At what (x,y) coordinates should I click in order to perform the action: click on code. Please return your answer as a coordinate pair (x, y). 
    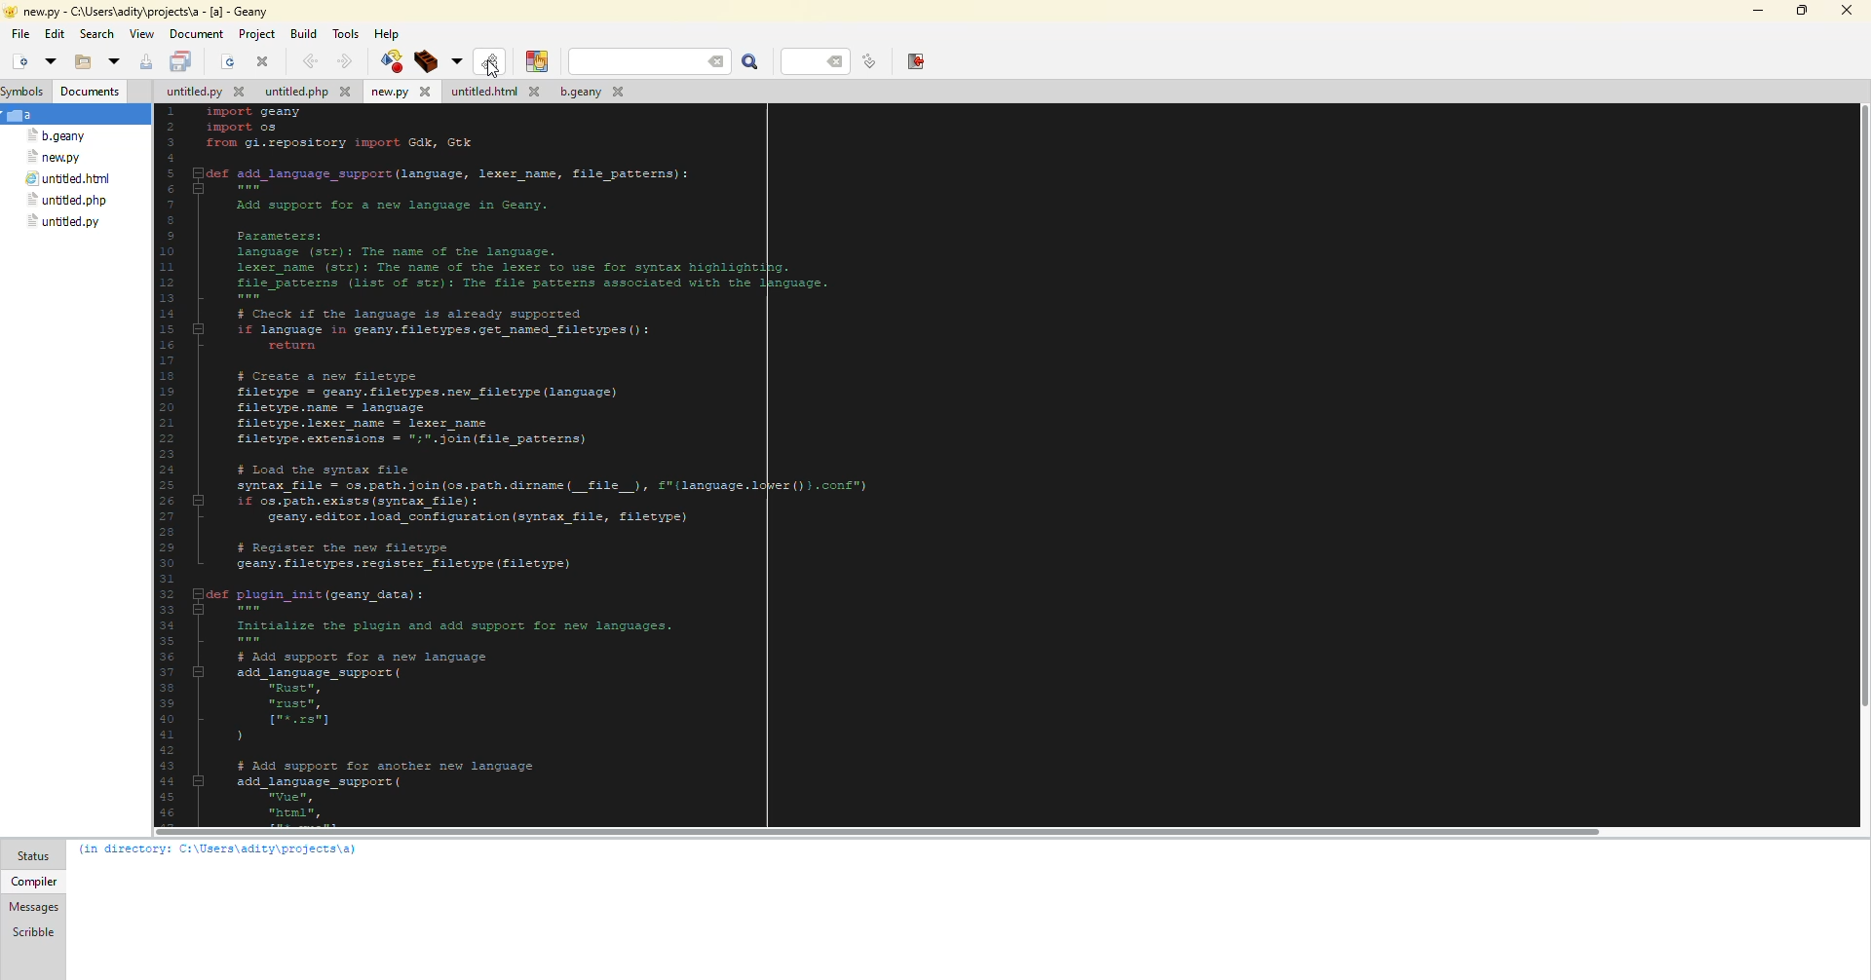
    Looking at the image, I should click on (528, 463).